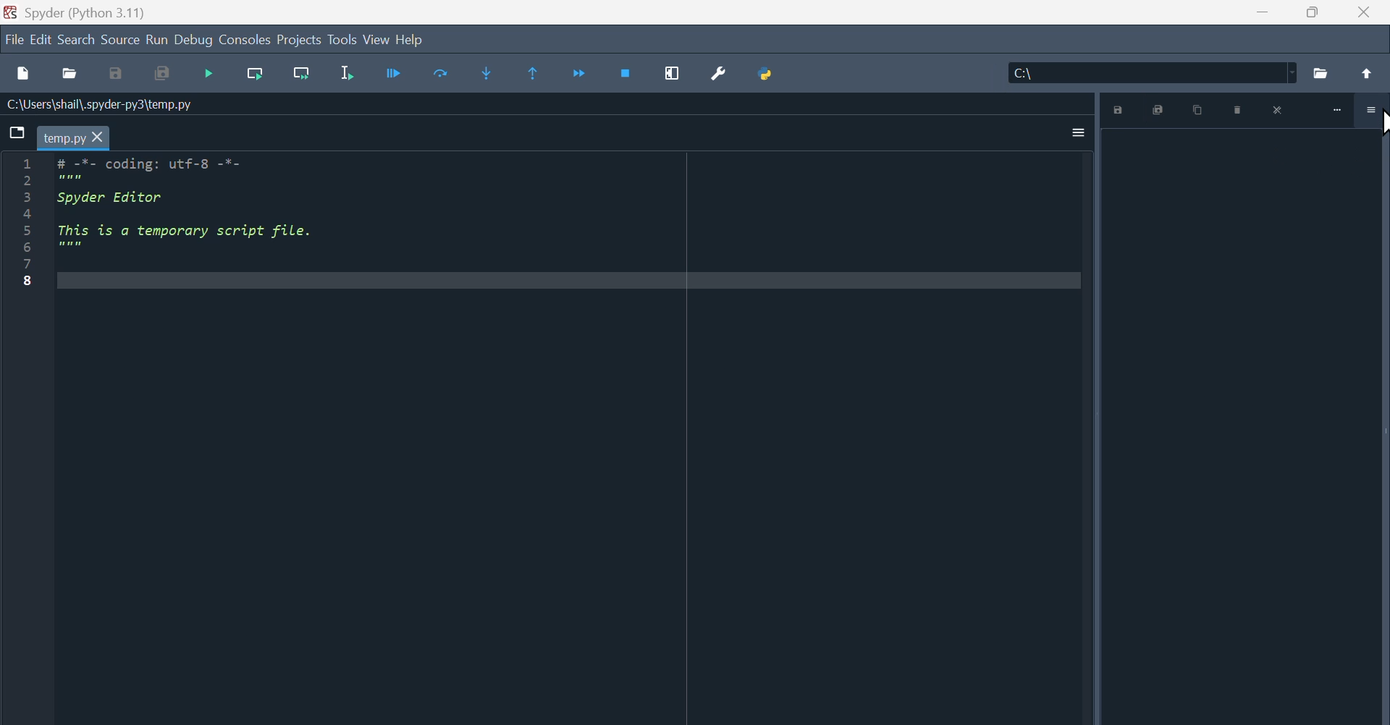 The width and height of the screenshot is (1390, 725). Describe the element at coordinates (1263, 12) in the screenshot. I see `minimise` at that location.